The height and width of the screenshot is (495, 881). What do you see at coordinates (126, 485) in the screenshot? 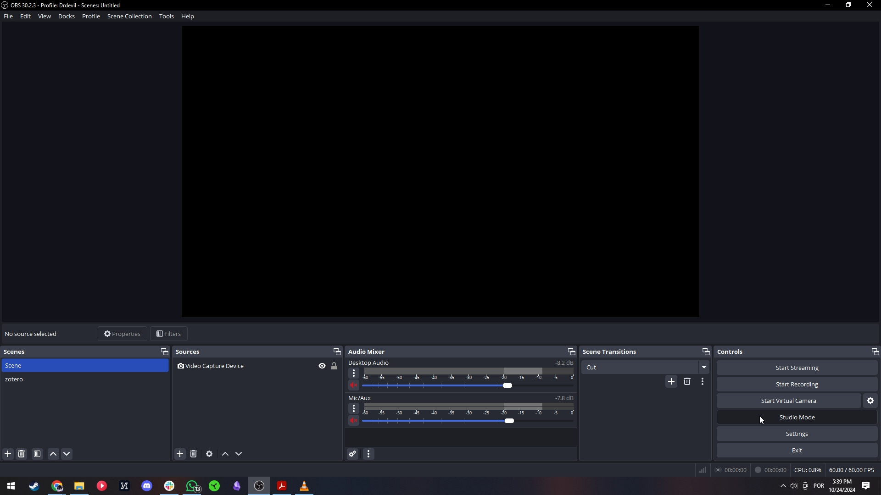
I see `X` at bounding box center [126, 485].